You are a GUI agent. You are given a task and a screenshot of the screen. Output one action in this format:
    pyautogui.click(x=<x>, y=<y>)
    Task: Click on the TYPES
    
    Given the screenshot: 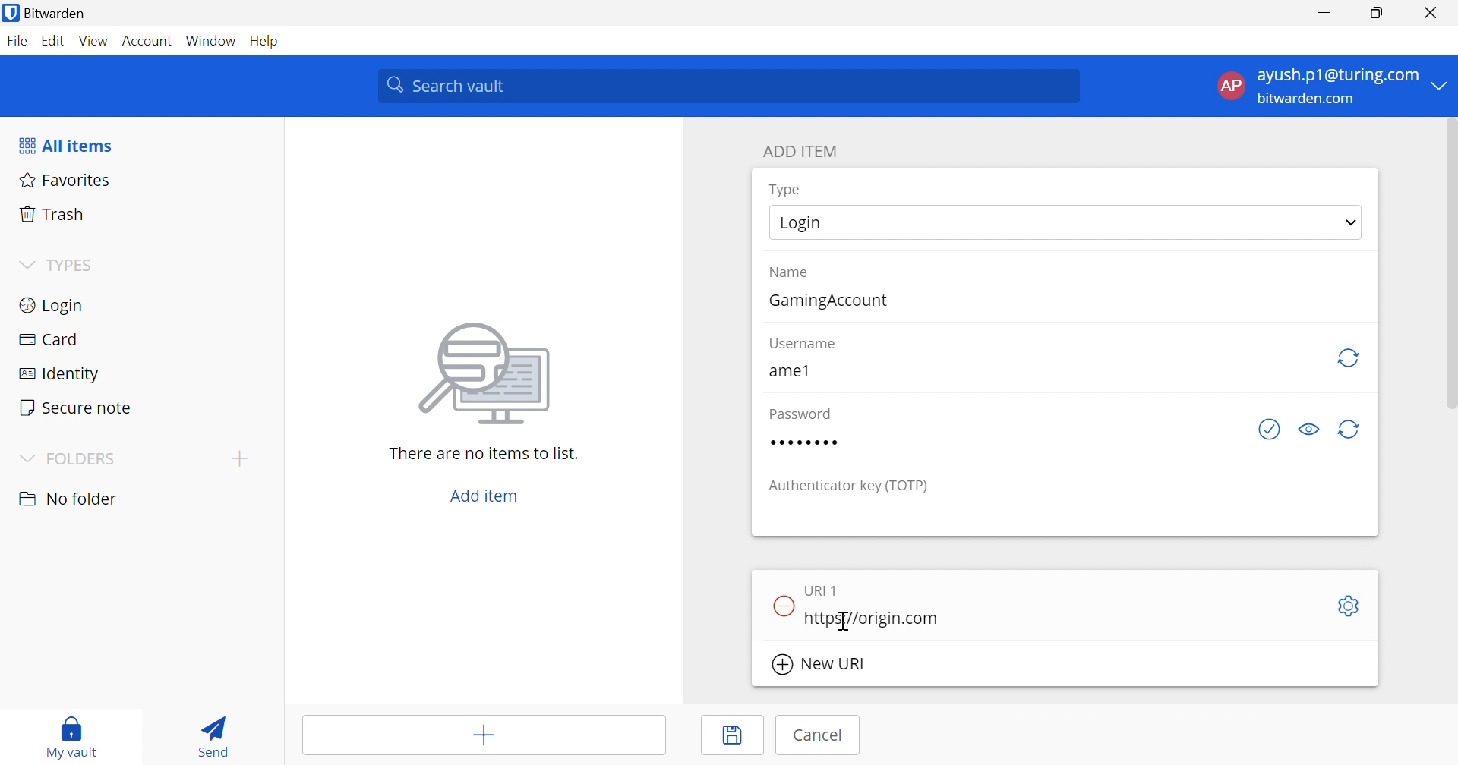 What is the action you would take?
    pyautogui.click(x=74, y=264)
    